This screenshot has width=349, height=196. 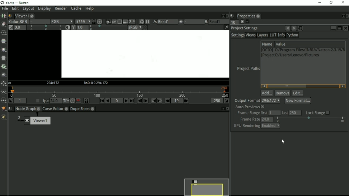 What do you see at coordinates (343, 3) in the screenshot?
I see `Close` at bounding box center [343, 3].